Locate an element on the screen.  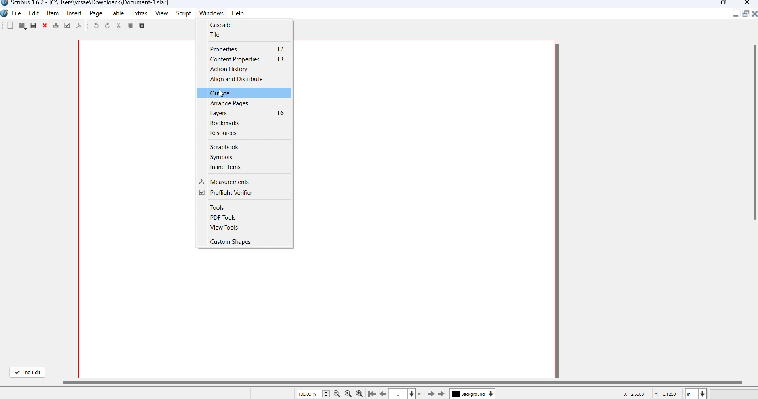
maximize is located at coordinates (745, 14).